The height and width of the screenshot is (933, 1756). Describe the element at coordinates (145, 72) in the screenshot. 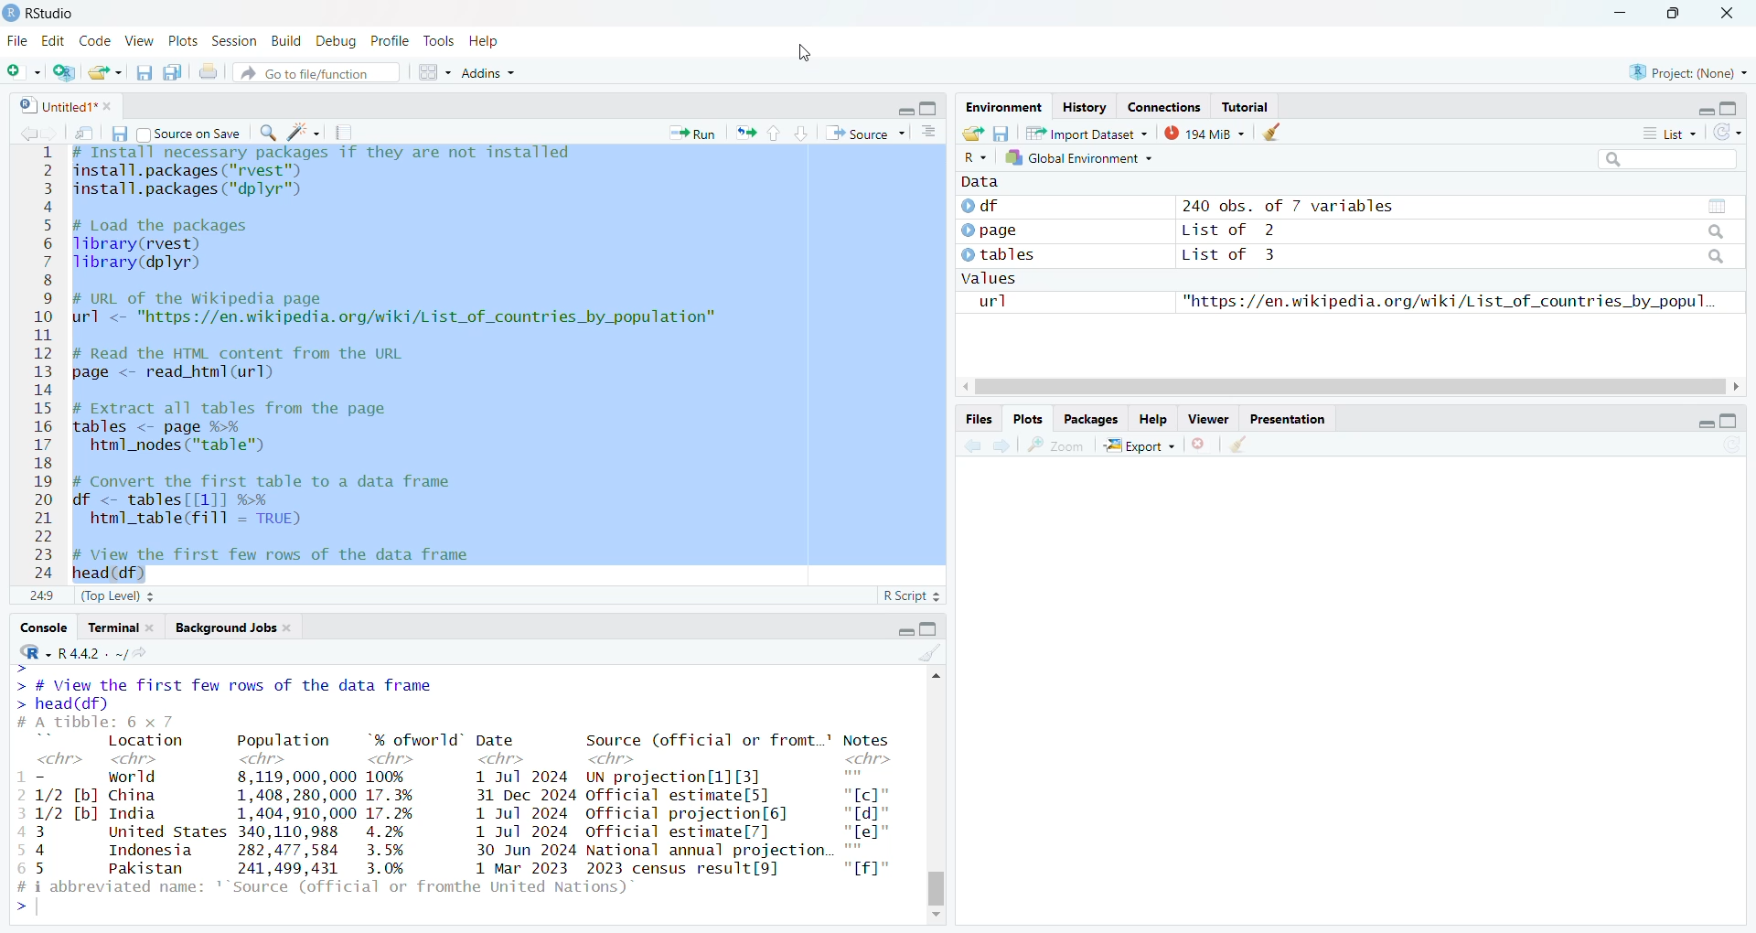

I see `save` at that location.